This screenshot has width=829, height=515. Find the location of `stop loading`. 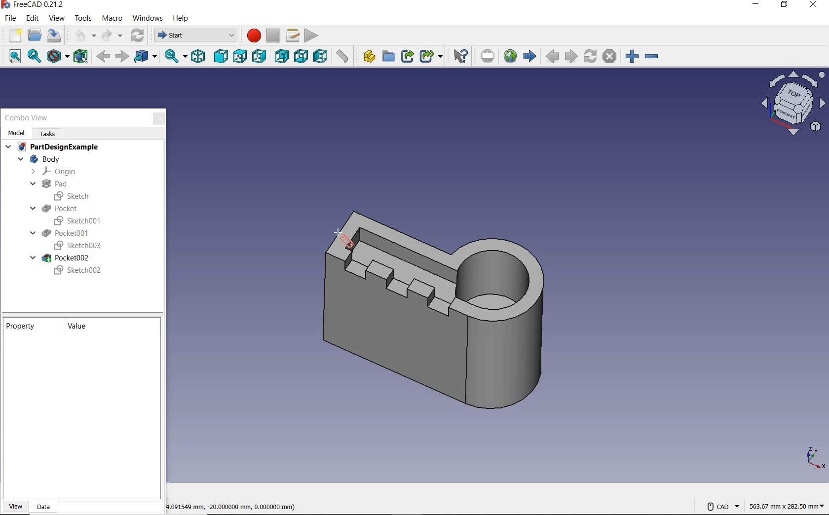

stop loading is located at coordinates (610, 57).